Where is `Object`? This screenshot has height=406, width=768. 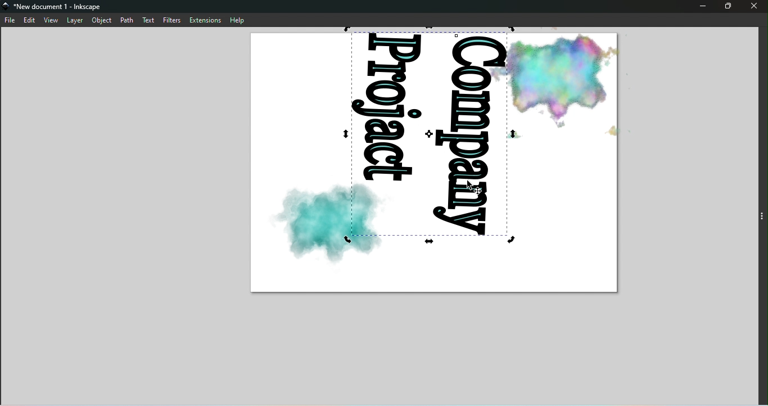 Object is located at coordinates (102, 21).